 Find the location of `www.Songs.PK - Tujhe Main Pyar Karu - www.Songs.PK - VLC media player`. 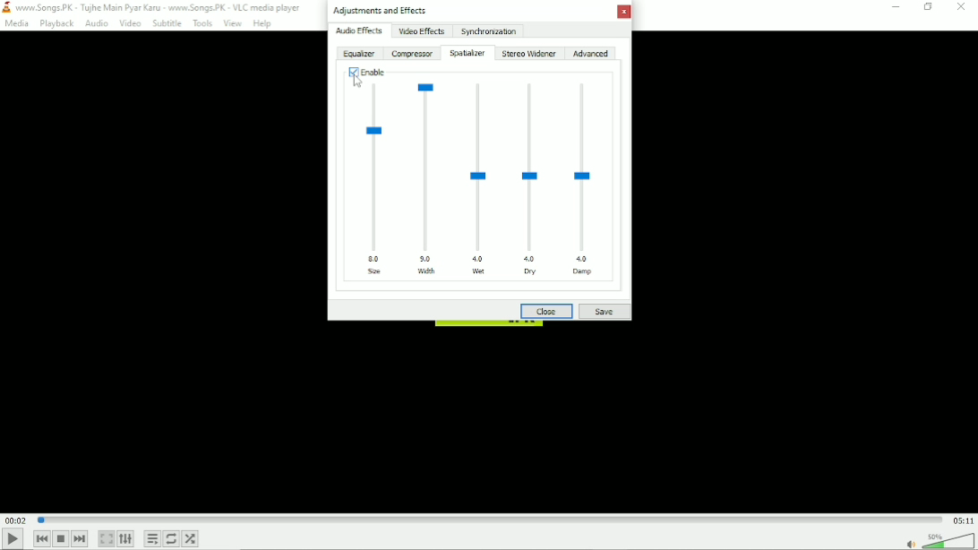

www.Songs.PK - Tujhe Main Pyar Karu - www.Songs.PK - VLC media player is located at coordinates (156, 7).